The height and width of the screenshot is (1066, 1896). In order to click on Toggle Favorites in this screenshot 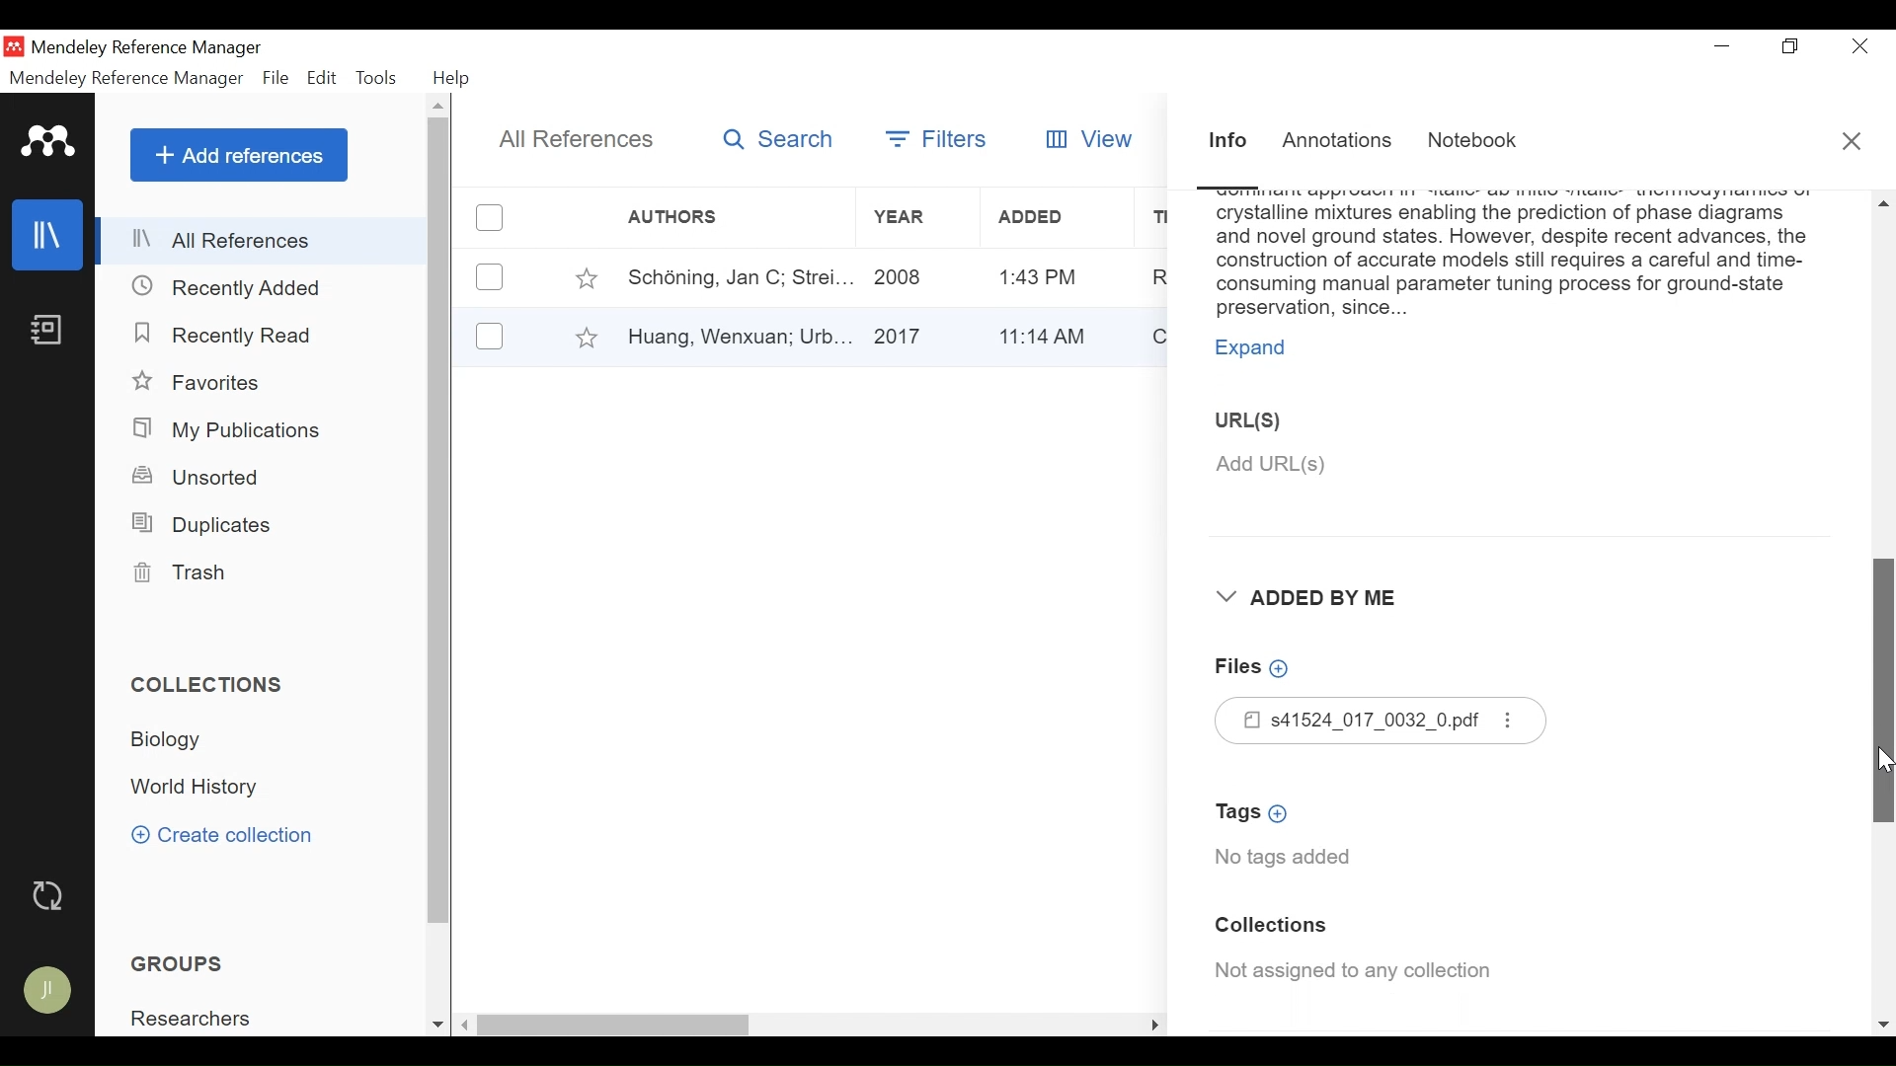, I will do `click(586, 337)`.